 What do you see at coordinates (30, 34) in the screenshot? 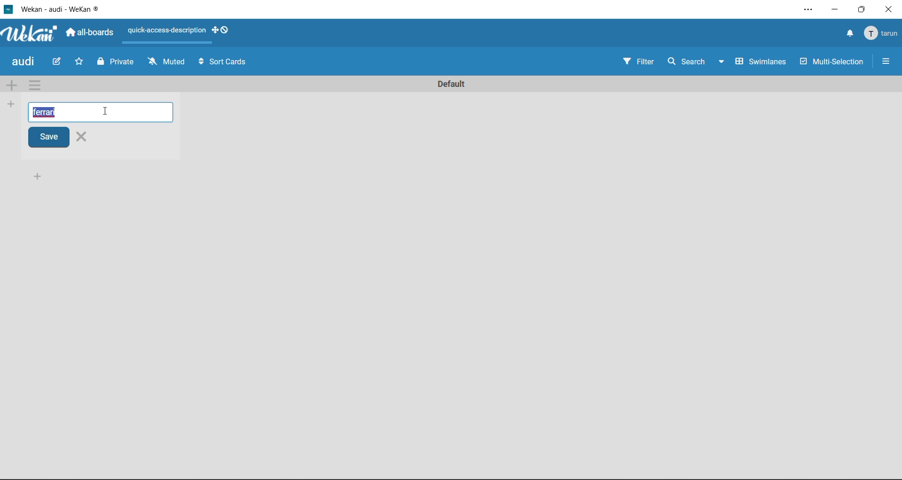
I see `` at bounding box center [30, 34].